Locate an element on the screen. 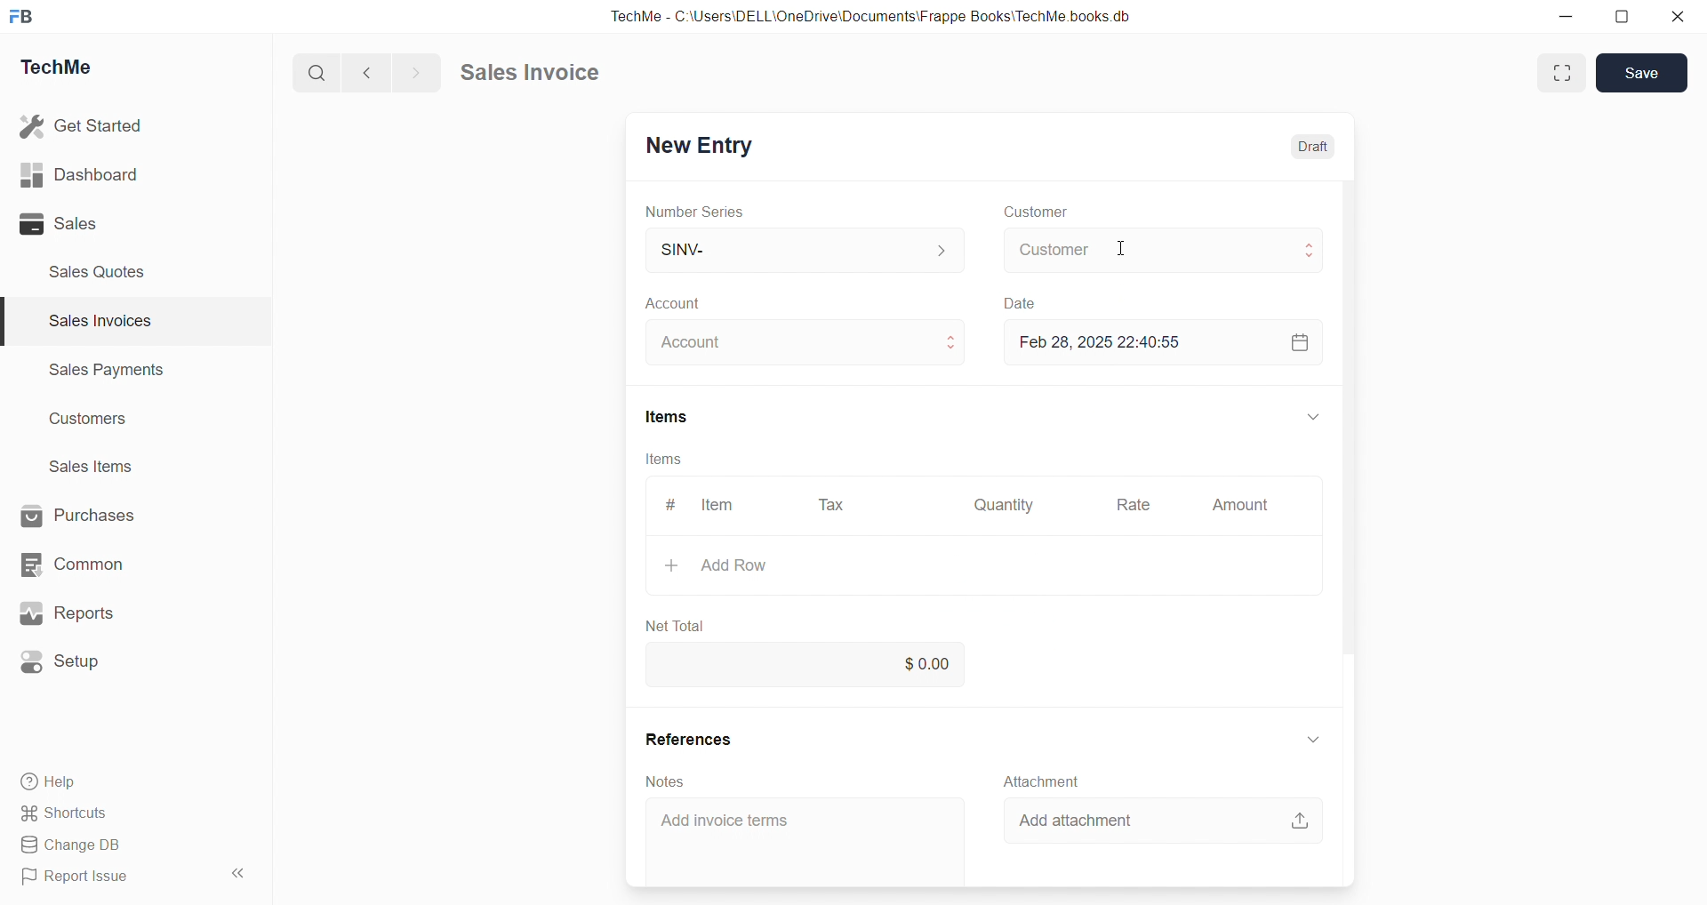 The image size is (1707, 905). Customer is located at coordinates (1037, 212).